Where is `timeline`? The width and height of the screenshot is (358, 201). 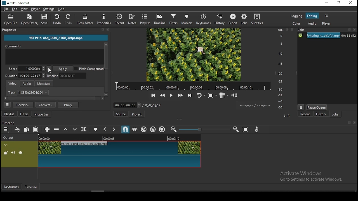 timeline is located at coordinates (161, 19).